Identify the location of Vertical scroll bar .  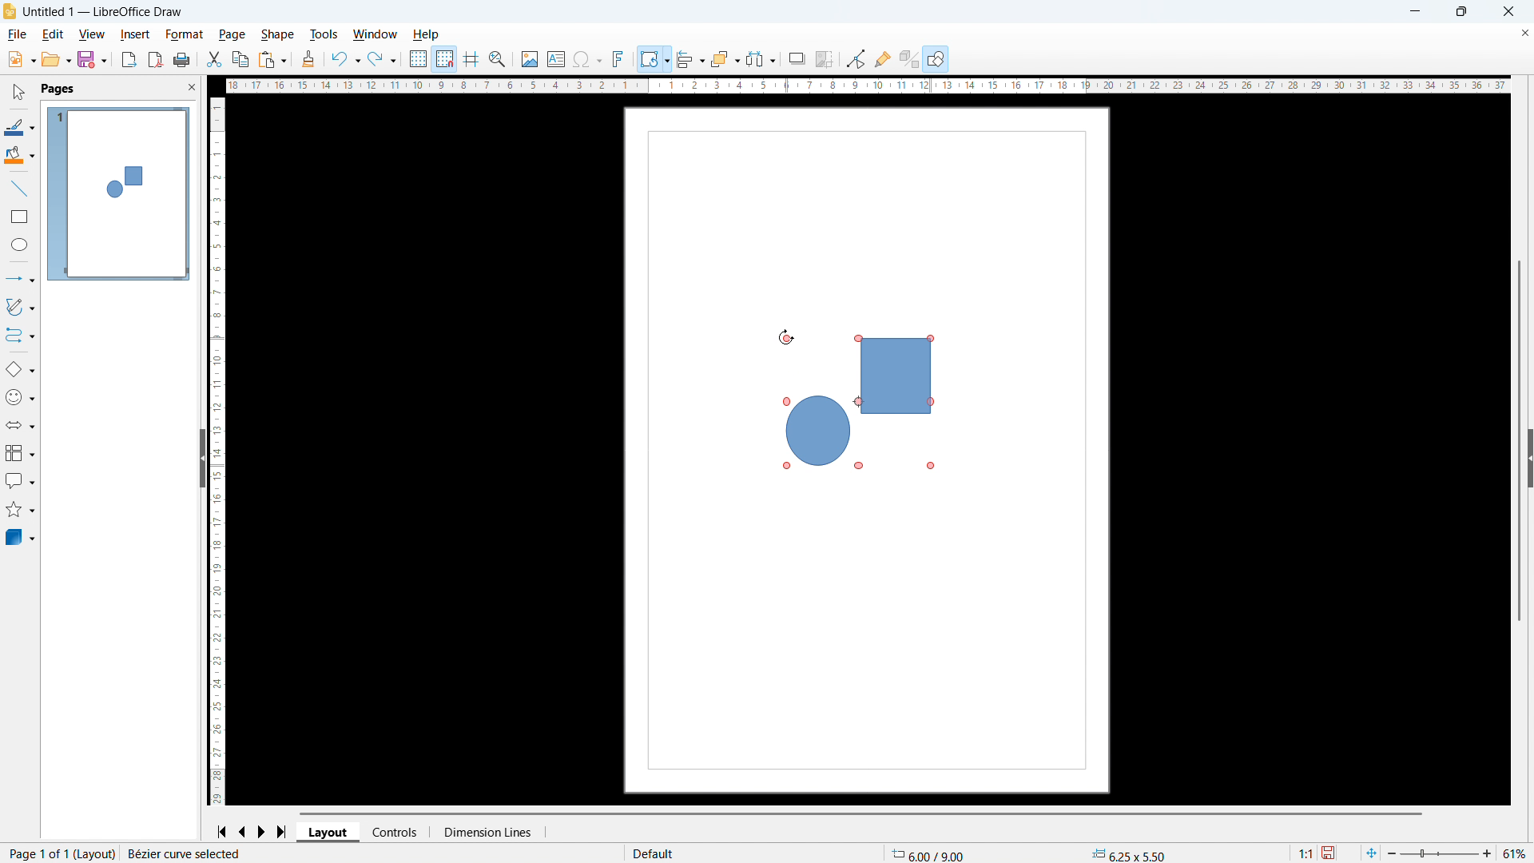
(1520, 334).